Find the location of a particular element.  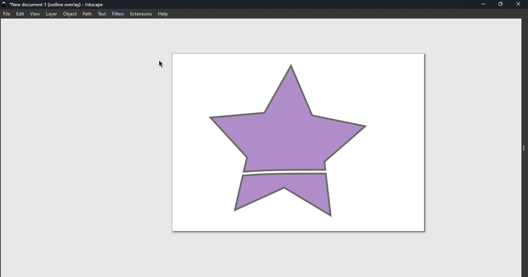

Filters is located at coordinates (119, 13).